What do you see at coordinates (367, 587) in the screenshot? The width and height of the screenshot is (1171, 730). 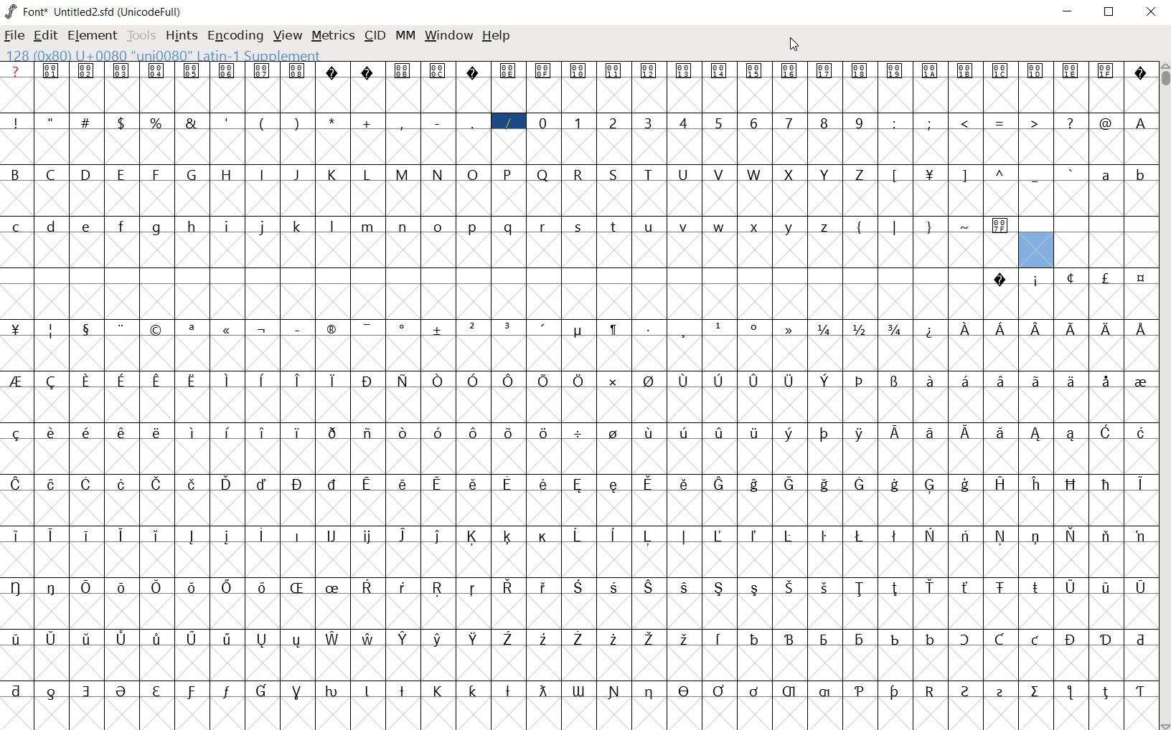 I see `glyph` at bounding box center [367, 587].